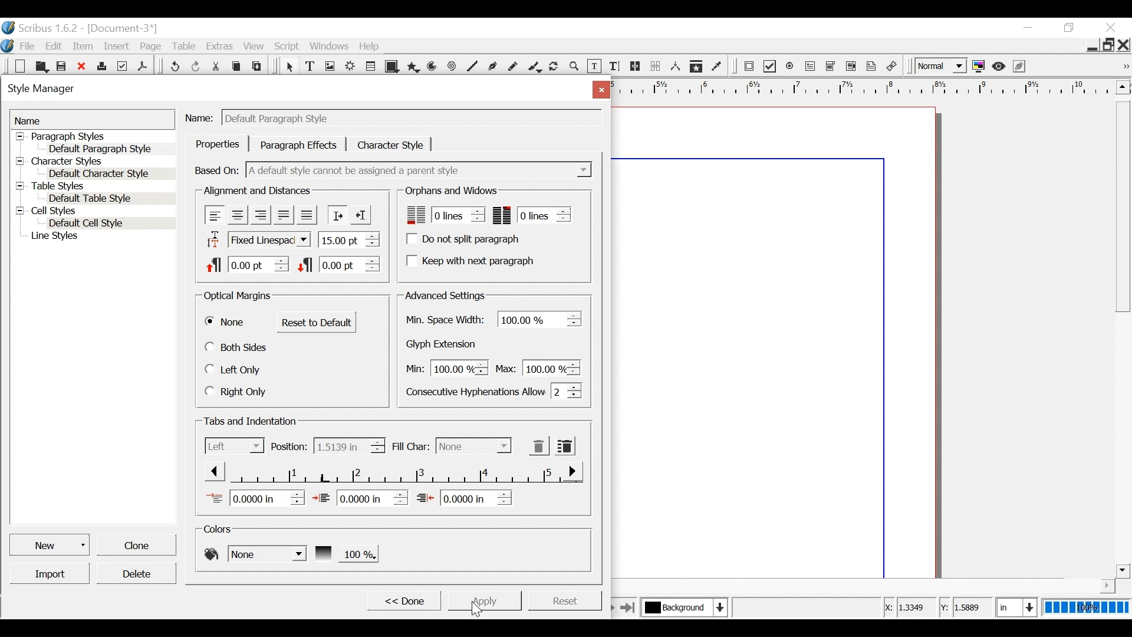  Describe the element at coordinates (218, 170) in the screenshot. I see `Based on` at that location.